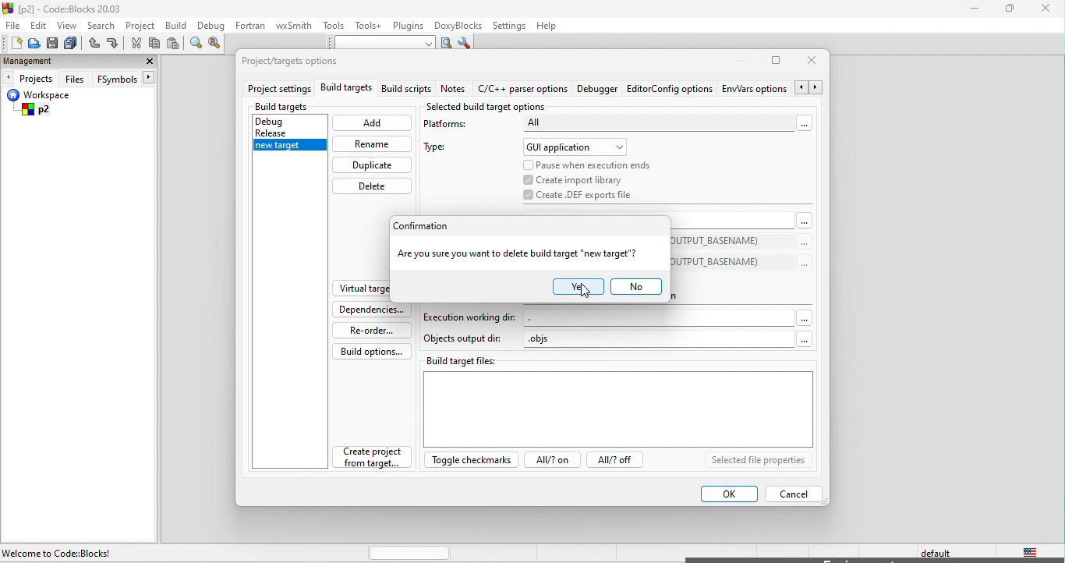 This screenshot has width=1065, height=563. Describe the element at coordinates (727, 493) in the screenshot. I see `ok` at that location.